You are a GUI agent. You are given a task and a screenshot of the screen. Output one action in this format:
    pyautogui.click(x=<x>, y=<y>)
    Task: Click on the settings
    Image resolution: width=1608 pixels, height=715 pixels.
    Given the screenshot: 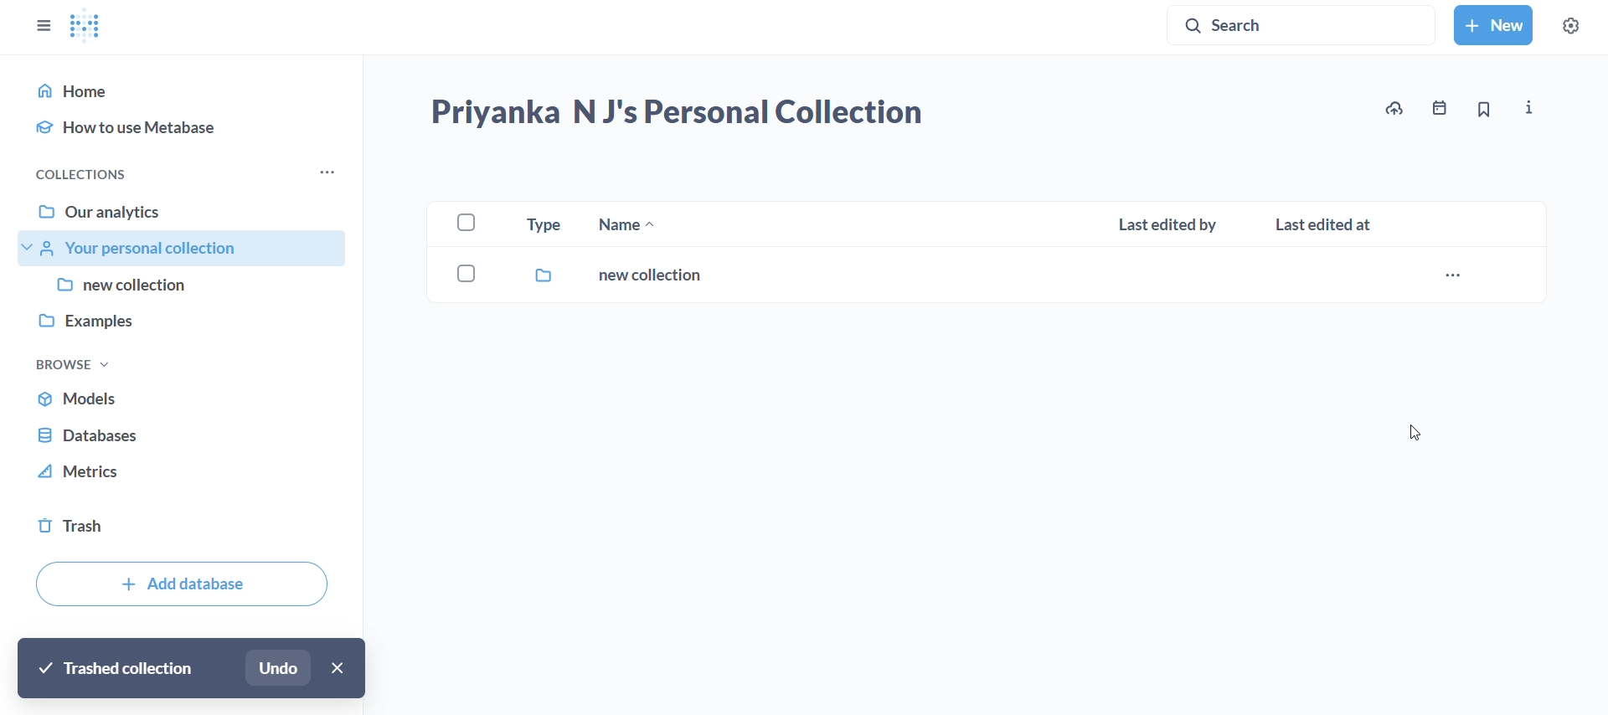 What is the action you would take?
    pyautogui.click(x=1571, y=23)
    